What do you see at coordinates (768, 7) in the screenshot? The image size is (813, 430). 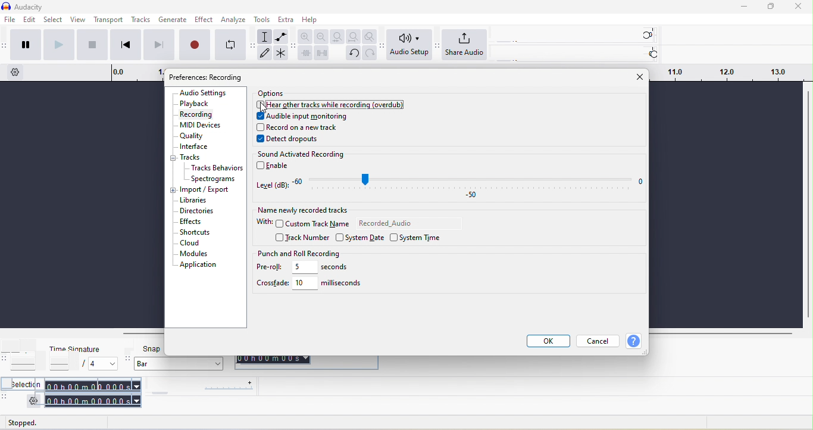 I see `maximize` at bounding box center [768, 7].